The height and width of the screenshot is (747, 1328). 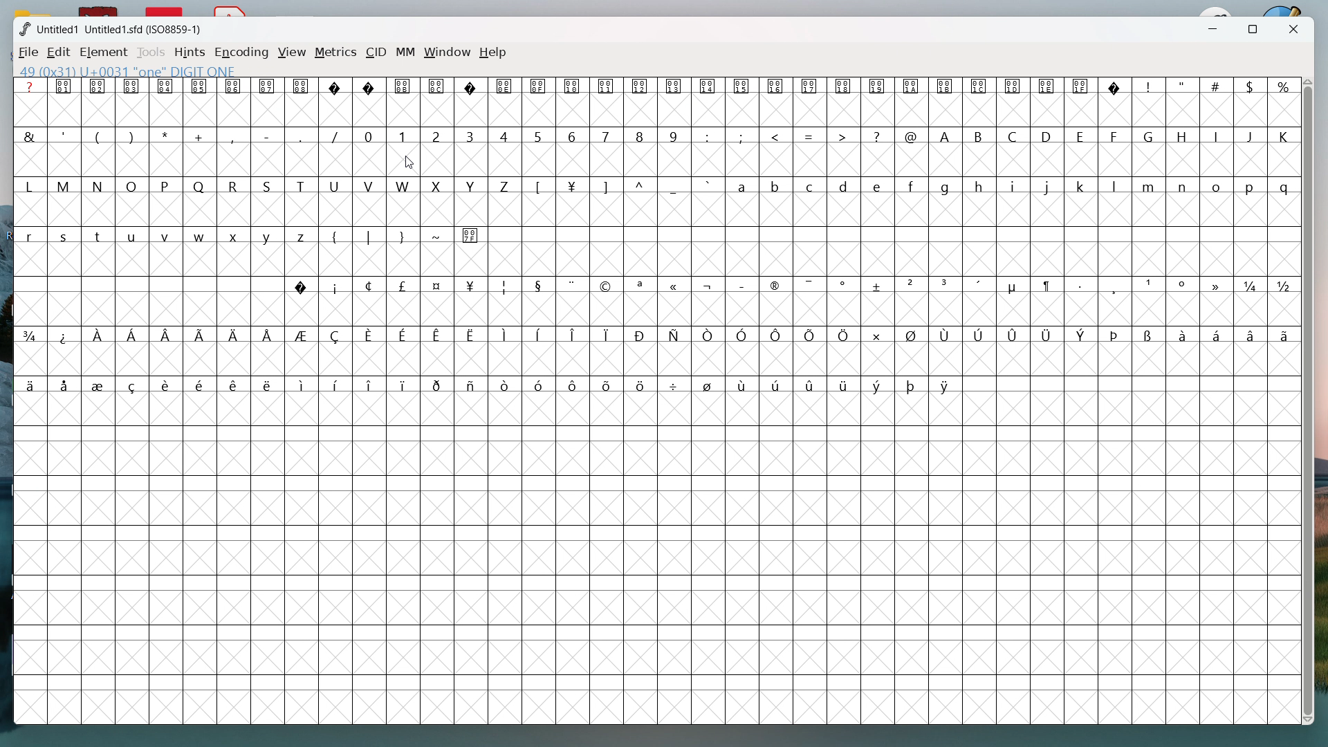 I want to click on H, so click(x=1183, y=136).